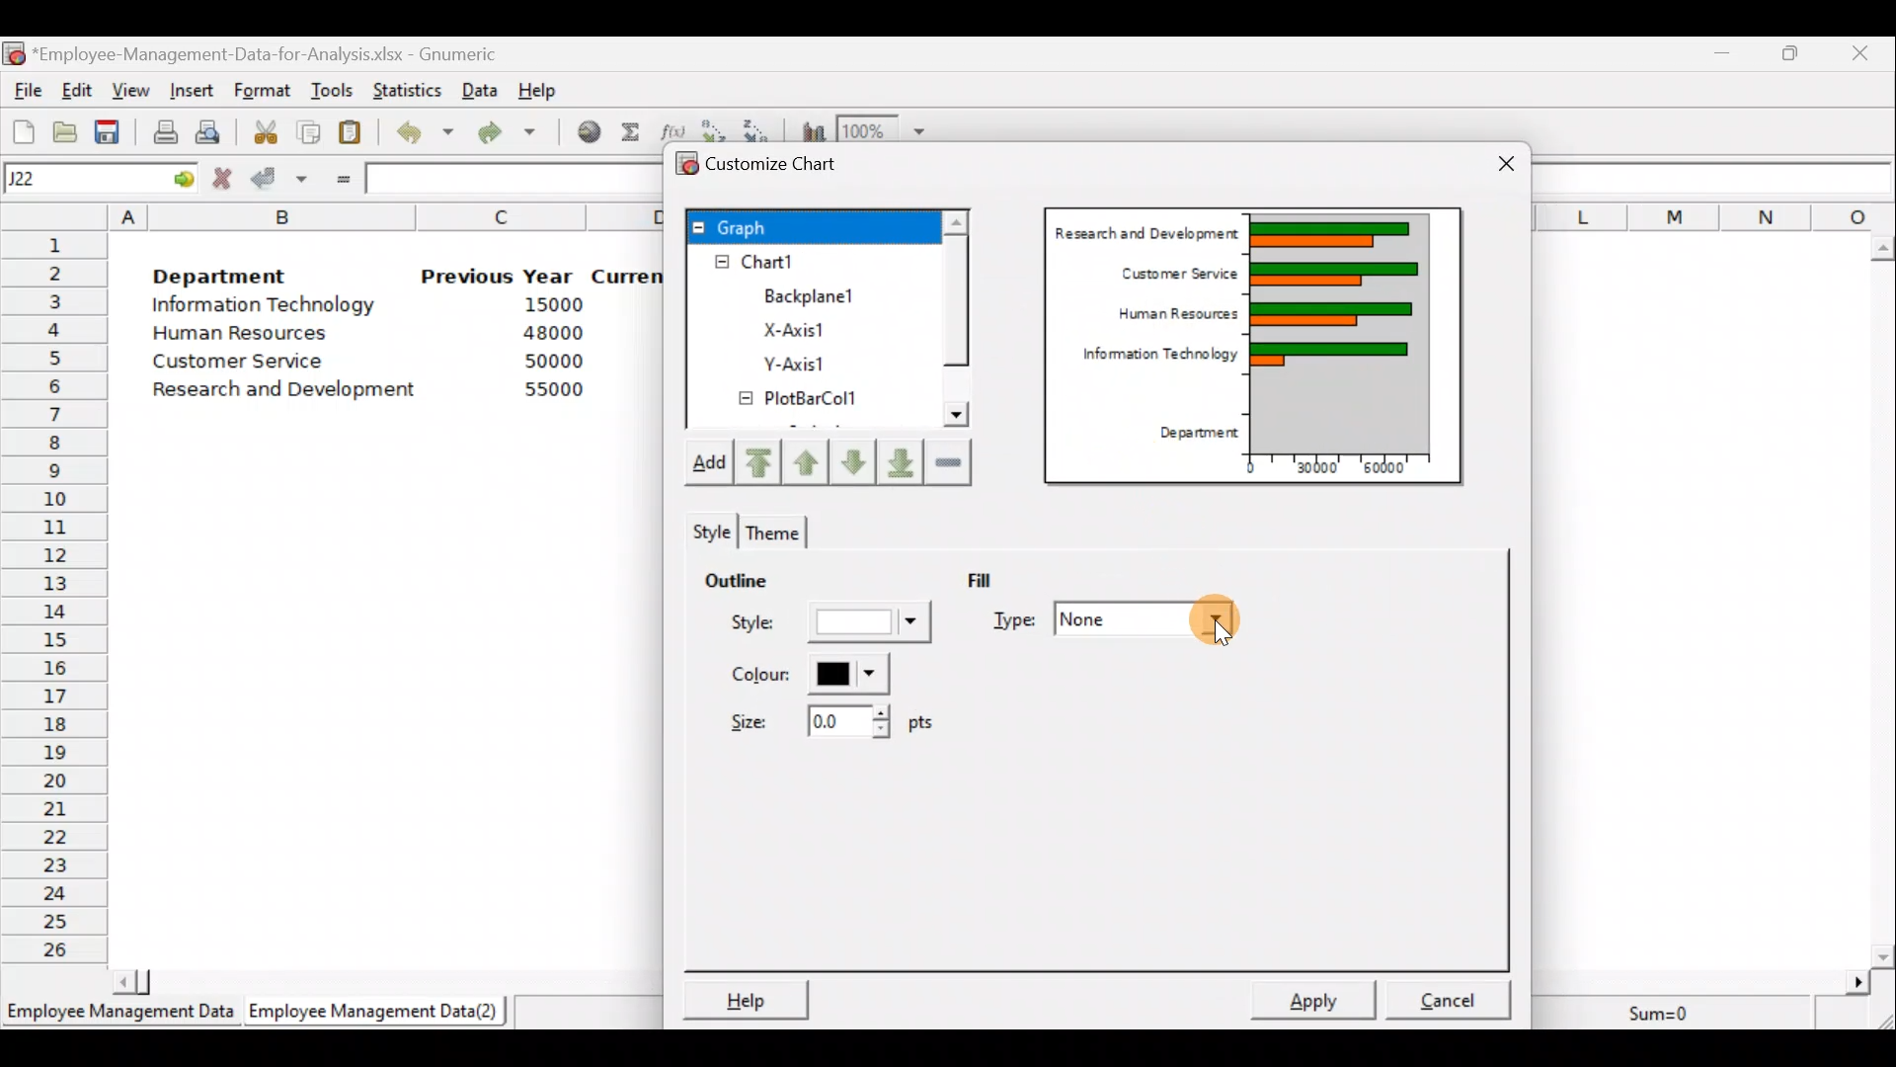 The width and height of the screenshot is (1896, 1067). Describe the element at coordinates (811, 225) in the screenshot. I see `Graph` at that location.